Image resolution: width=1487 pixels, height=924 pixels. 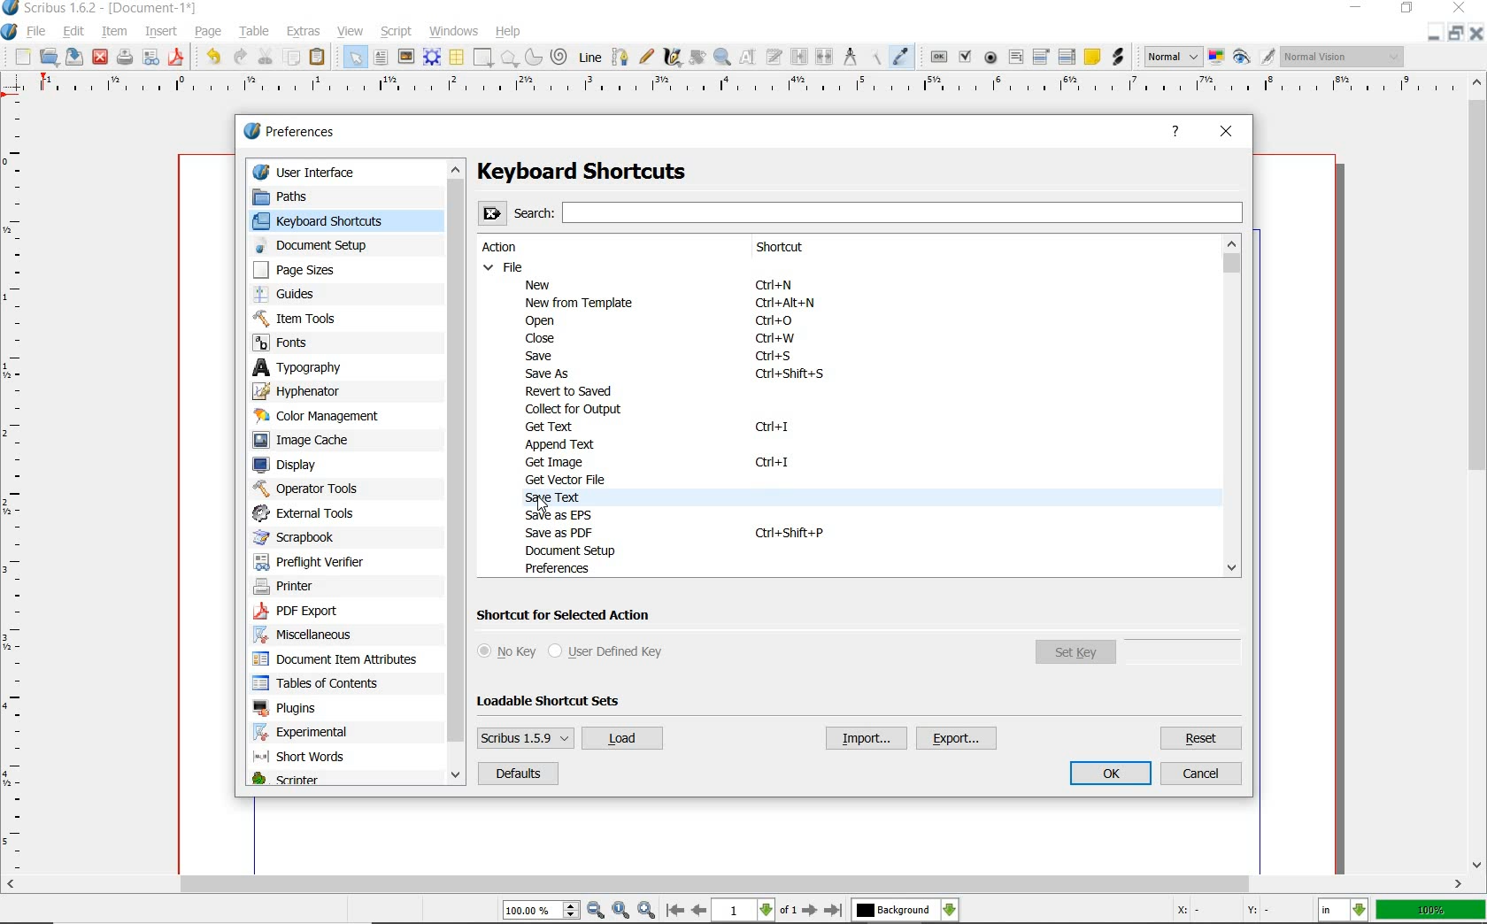 What do you see at coordinates (1230, 913) in the screenshot?
I see `coordinates` at bounding box center [1230, 913].